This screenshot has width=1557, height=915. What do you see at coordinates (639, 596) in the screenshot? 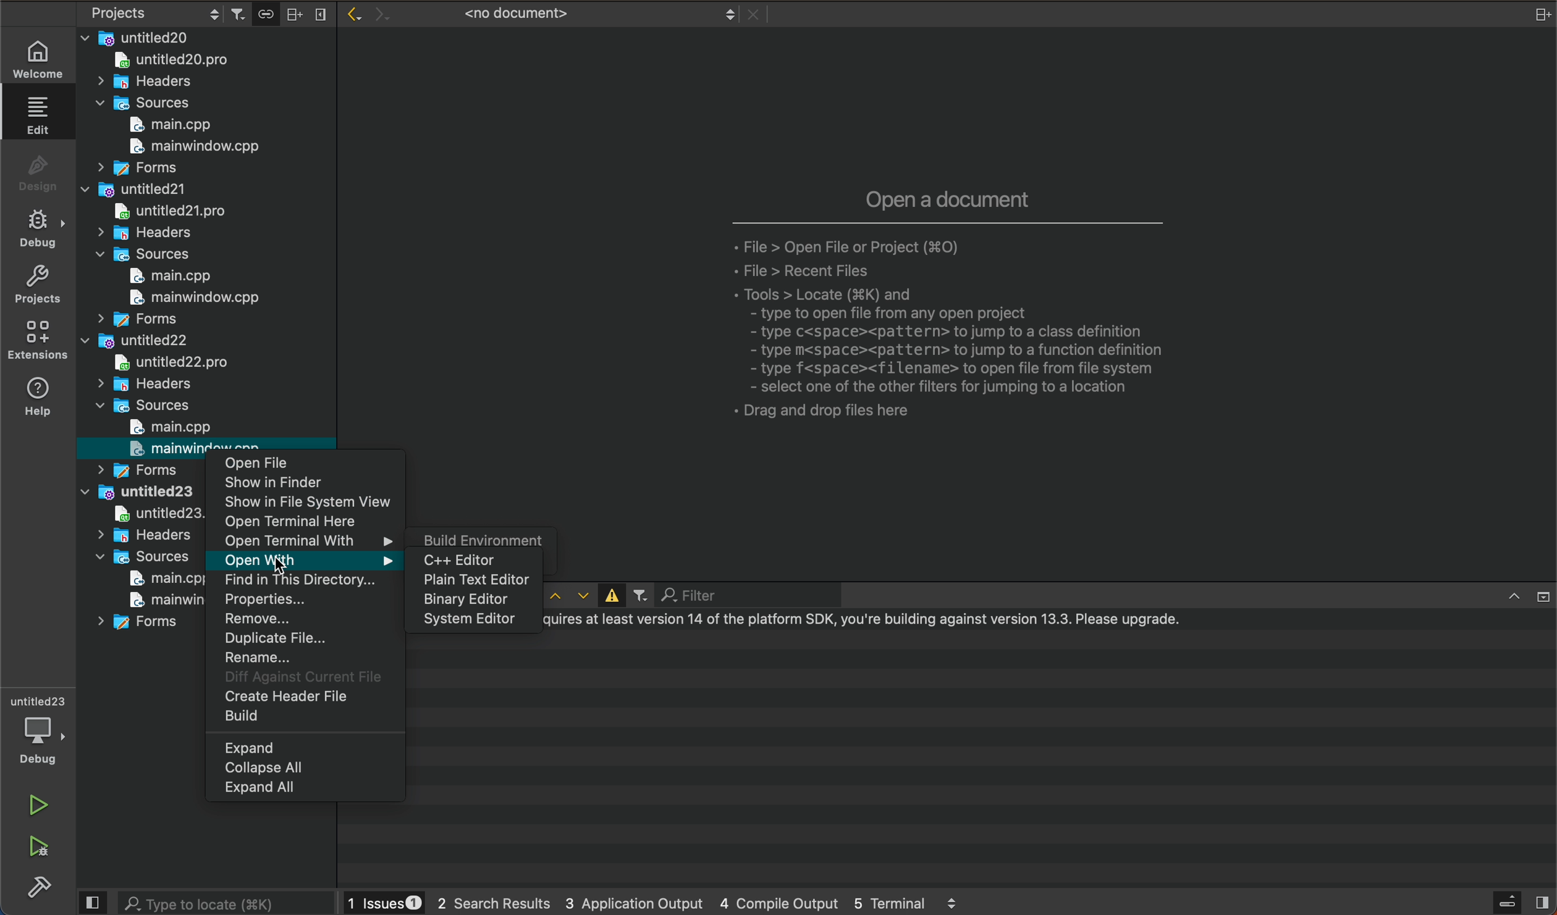
I see `filter` at bounding box center [639, 596].